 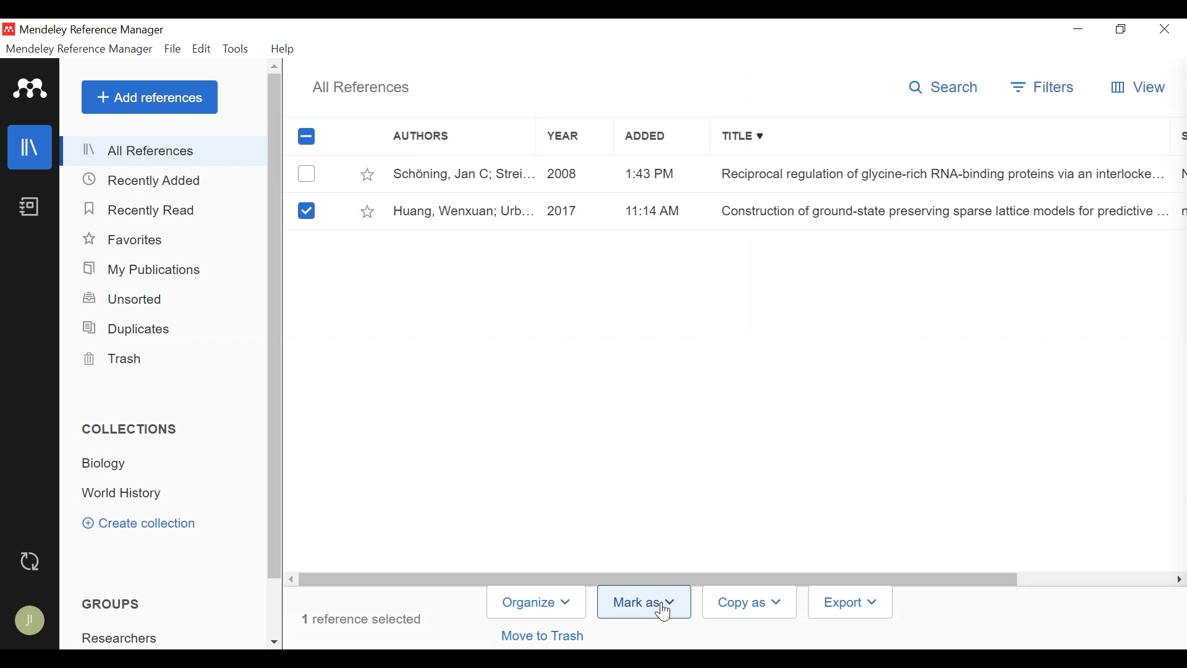 What do you see at coordinates (563, 139) in the screenshot?
I see `Year` at bounding box center [563, 139].